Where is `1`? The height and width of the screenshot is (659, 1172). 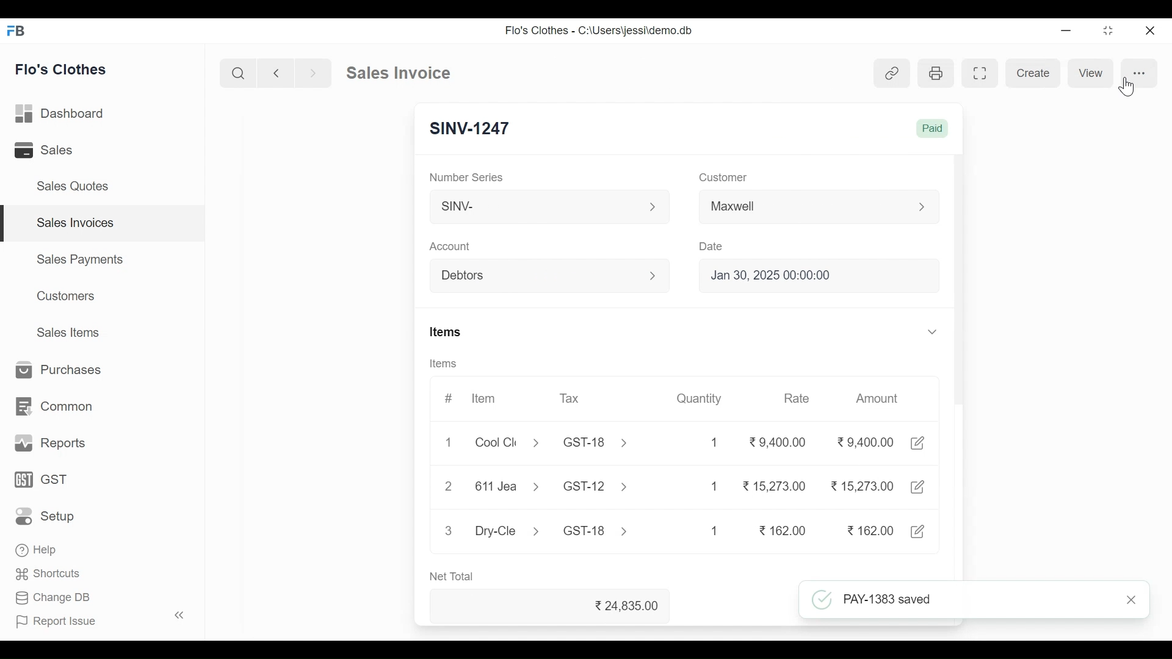
1 is located at coordinates (717, 441).